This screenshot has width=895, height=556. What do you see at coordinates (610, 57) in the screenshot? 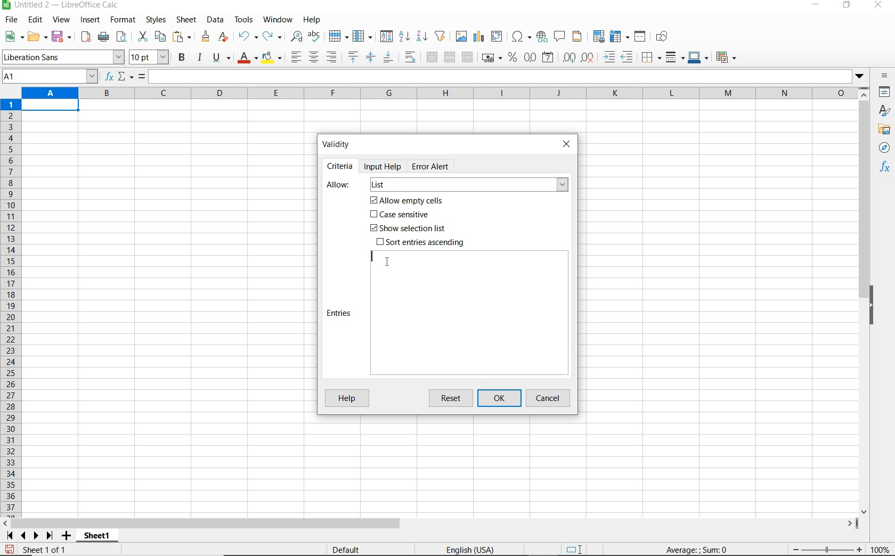
I see `increase indent` at bounding box center [610, 57].